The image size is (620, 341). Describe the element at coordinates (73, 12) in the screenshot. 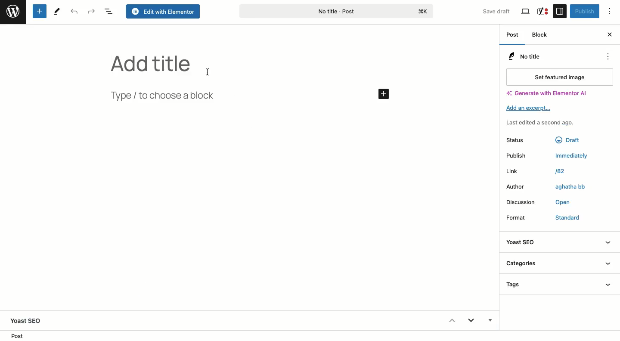

I see `Undo` at that location.